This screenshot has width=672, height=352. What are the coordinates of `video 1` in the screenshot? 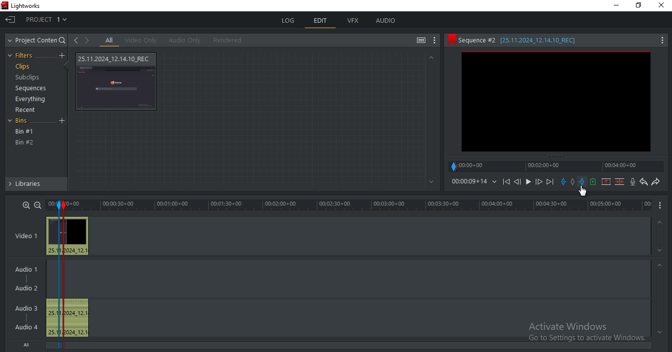 It's located at (26, 235).